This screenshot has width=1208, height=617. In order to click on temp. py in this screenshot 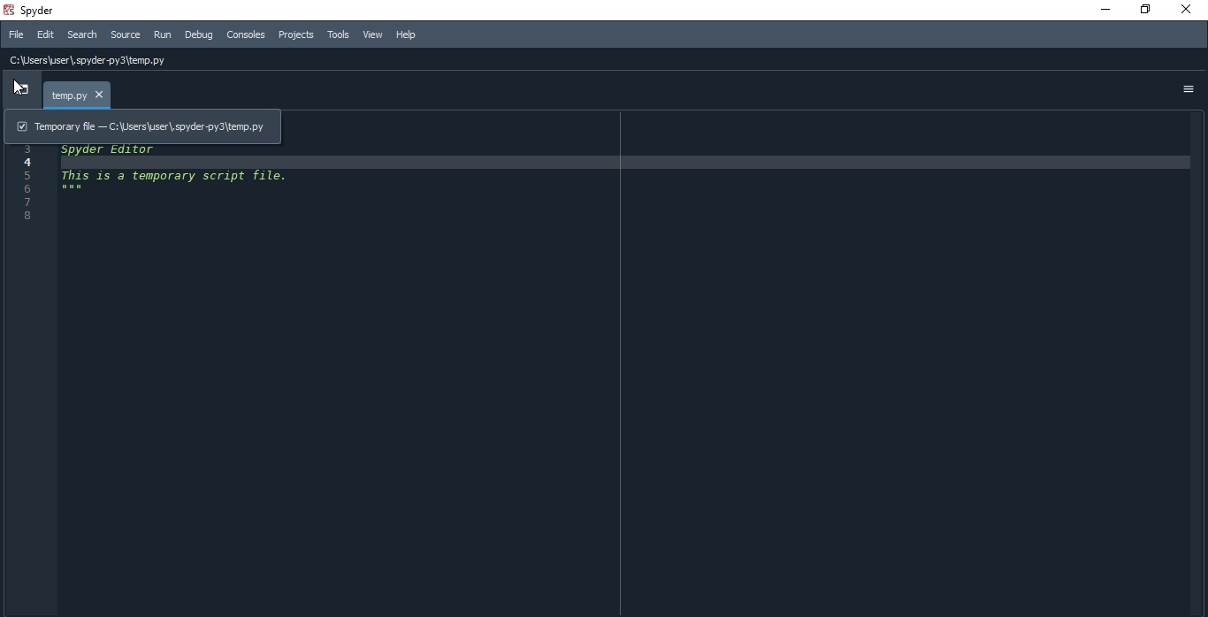, I will do `click(80, 95)`.